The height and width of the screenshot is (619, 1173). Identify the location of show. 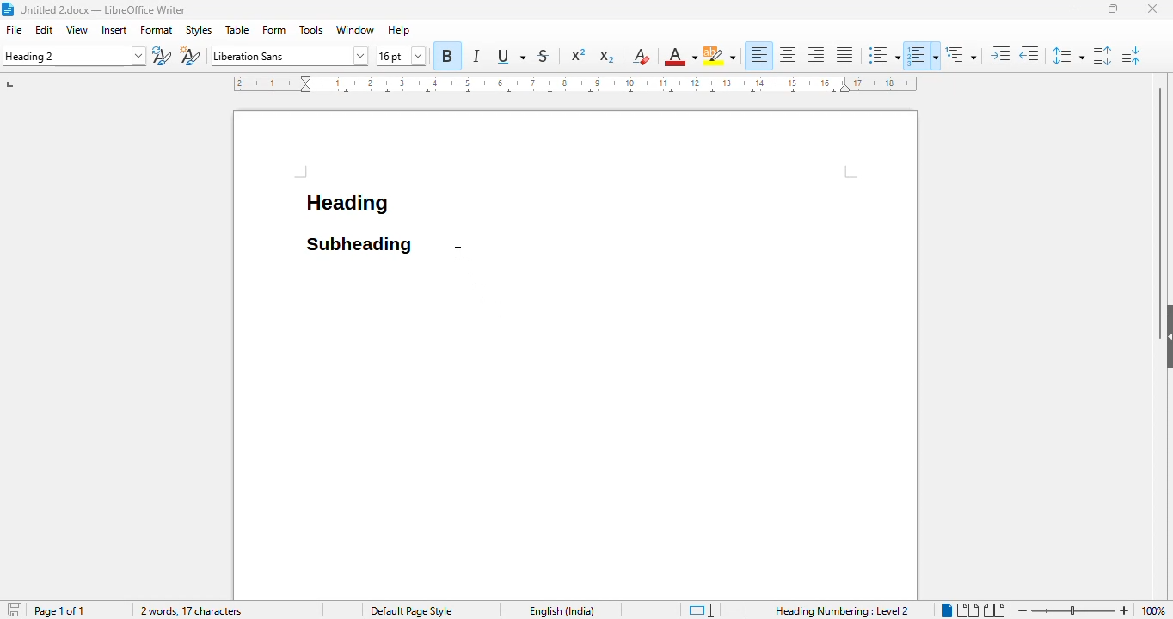
(1165, 333).